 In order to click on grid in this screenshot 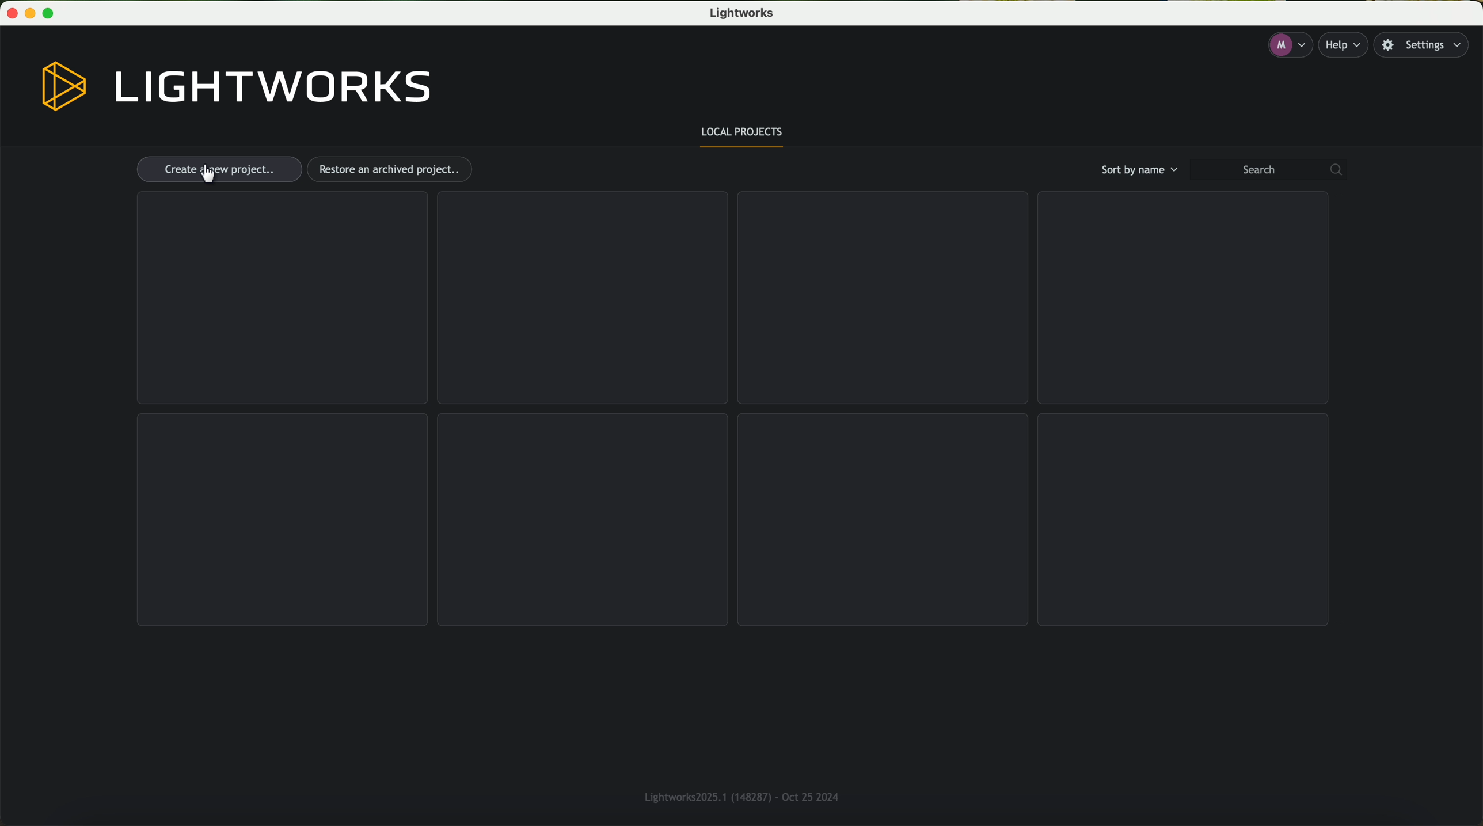, I will do `click(880, 298)`.